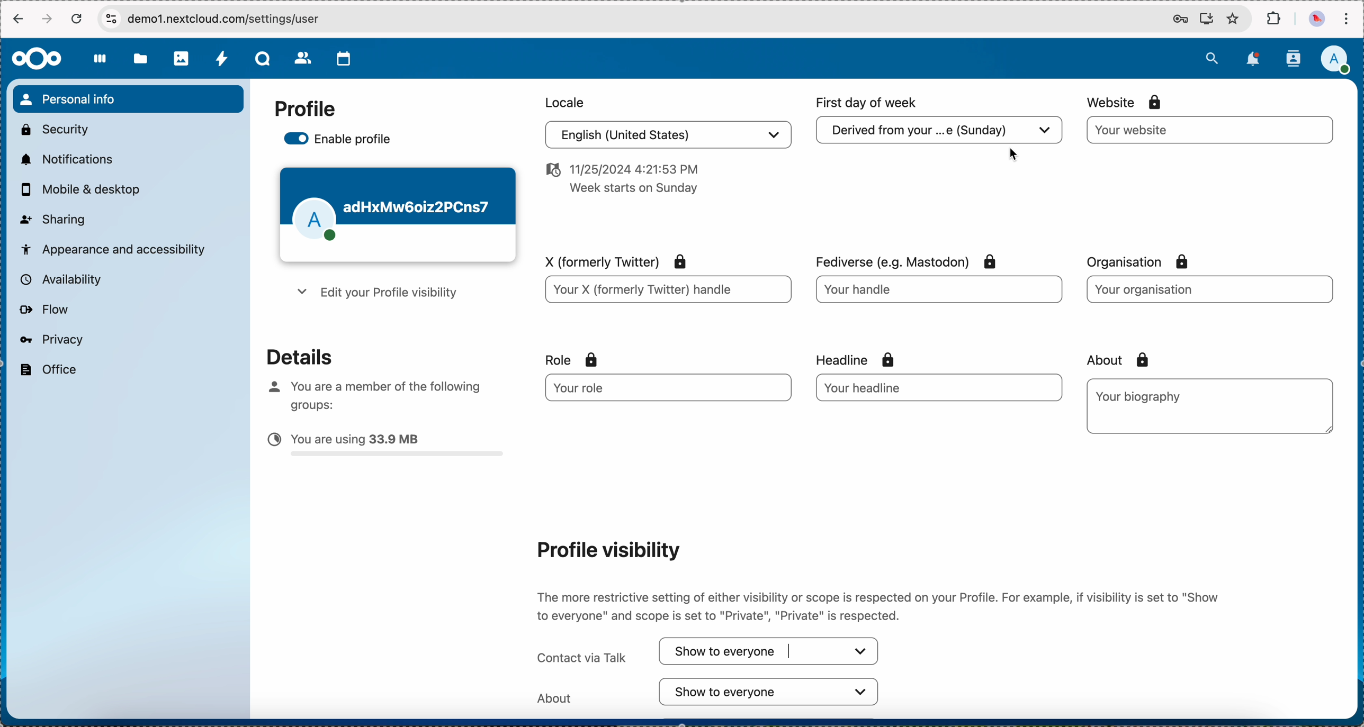  I want to click on website, so click(1210, 130).